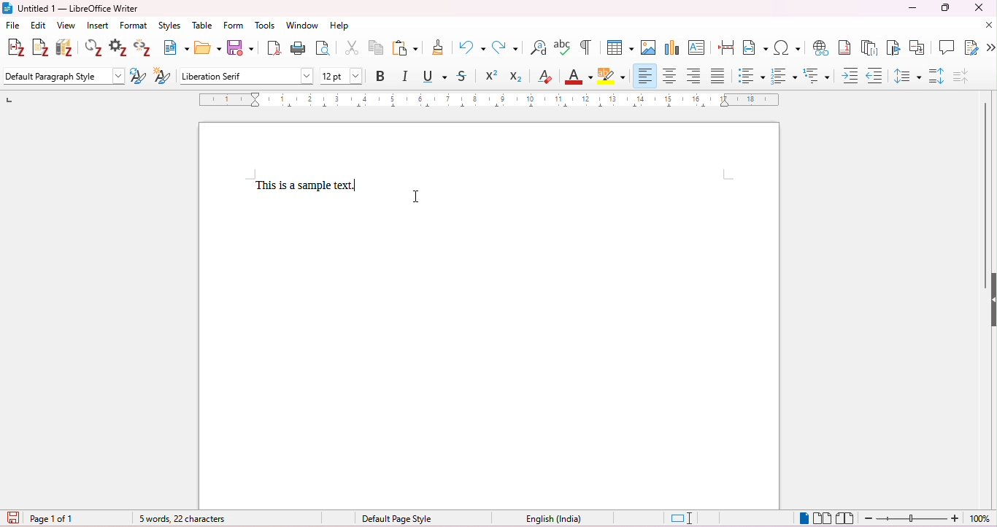  Describe the element at coordinates (95, 47) in the screenshot. I see `refresh` at that location.